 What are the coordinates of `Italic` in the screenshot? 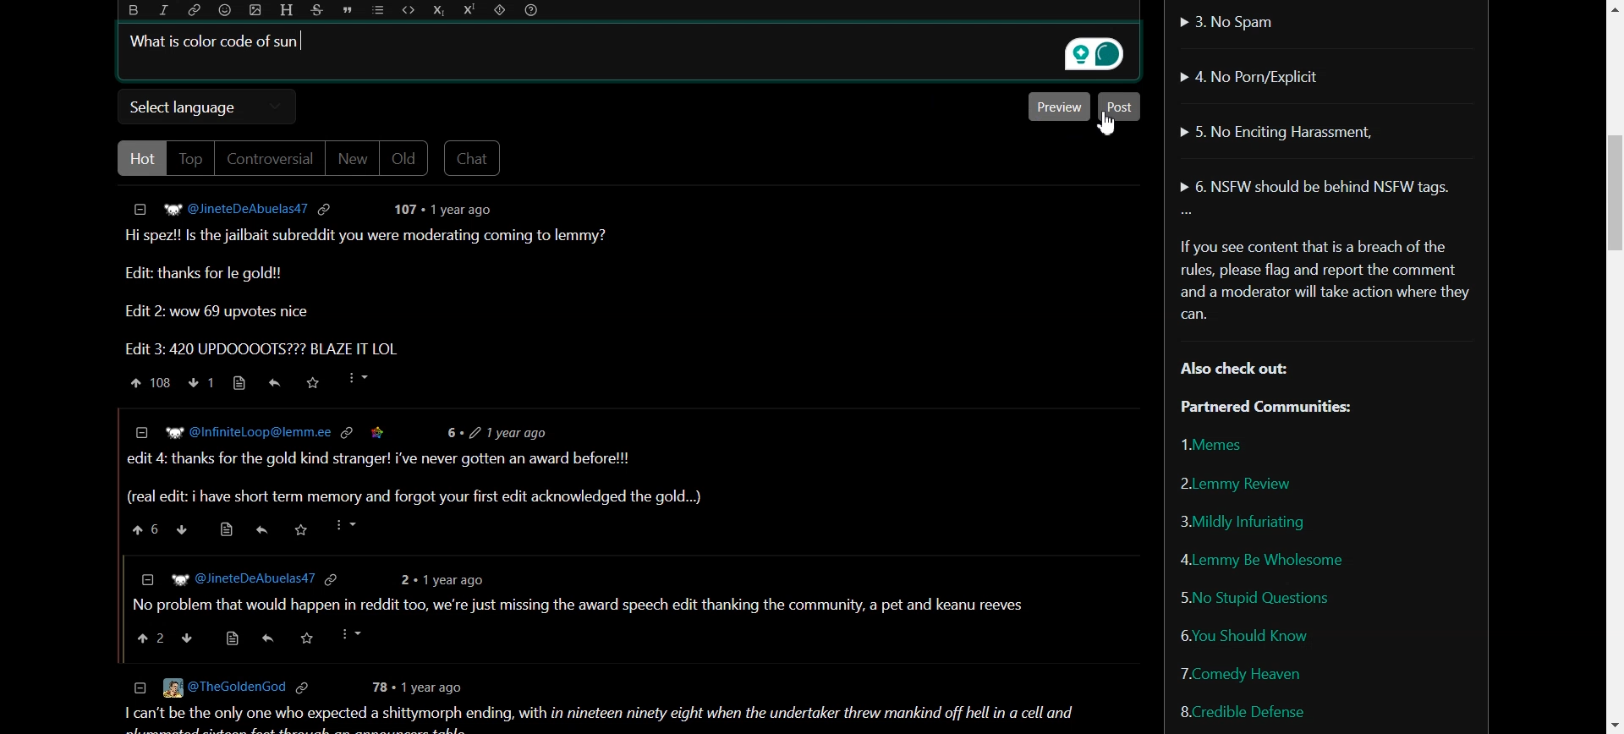 It's located at (164, 10).